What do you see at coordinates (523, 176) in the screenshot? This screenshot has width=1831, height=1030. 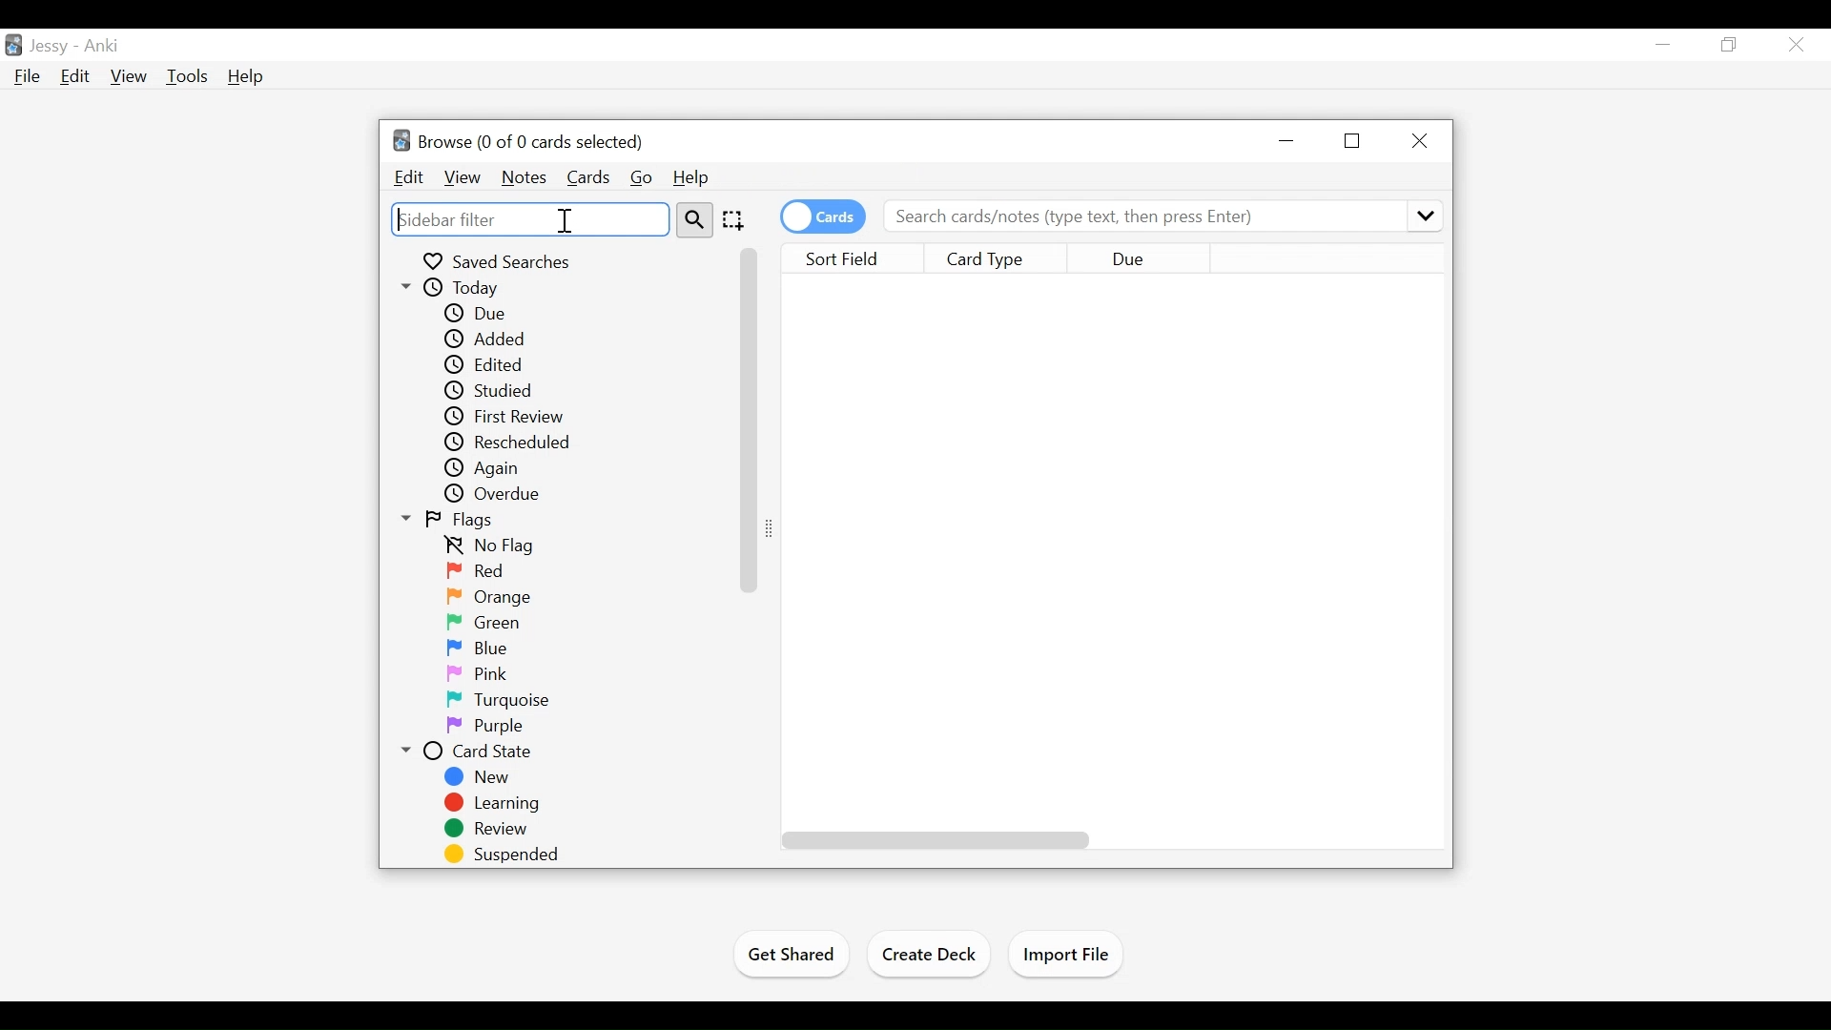 I see `Notes` at bounding box center [523, 176].